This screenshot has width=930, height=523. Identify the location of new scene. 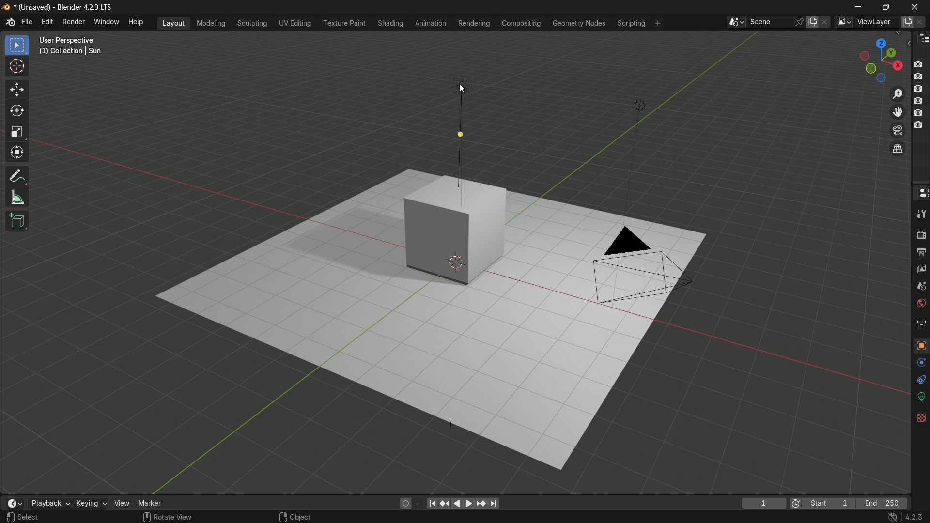
(813, 21).